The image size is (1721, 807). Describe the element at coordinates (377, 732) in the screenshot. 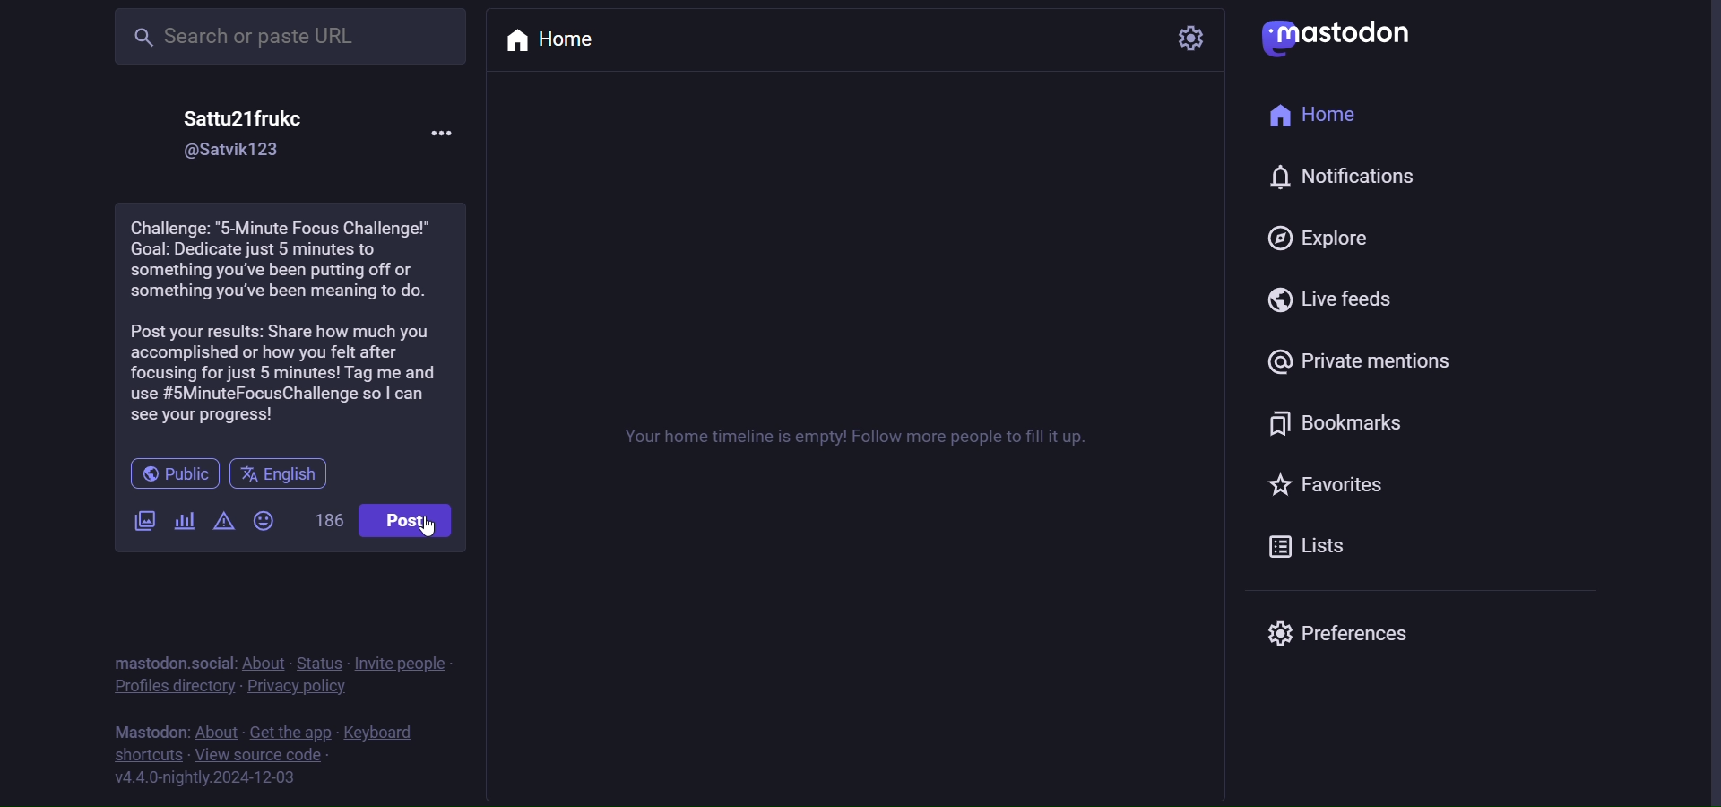

I see `keyboard` at that location.